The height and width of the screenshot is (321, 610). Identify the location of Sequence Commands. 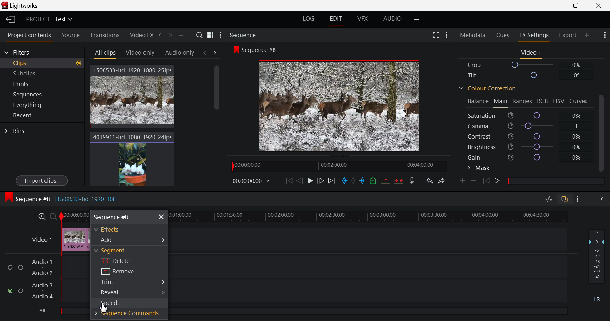
(127, 314).